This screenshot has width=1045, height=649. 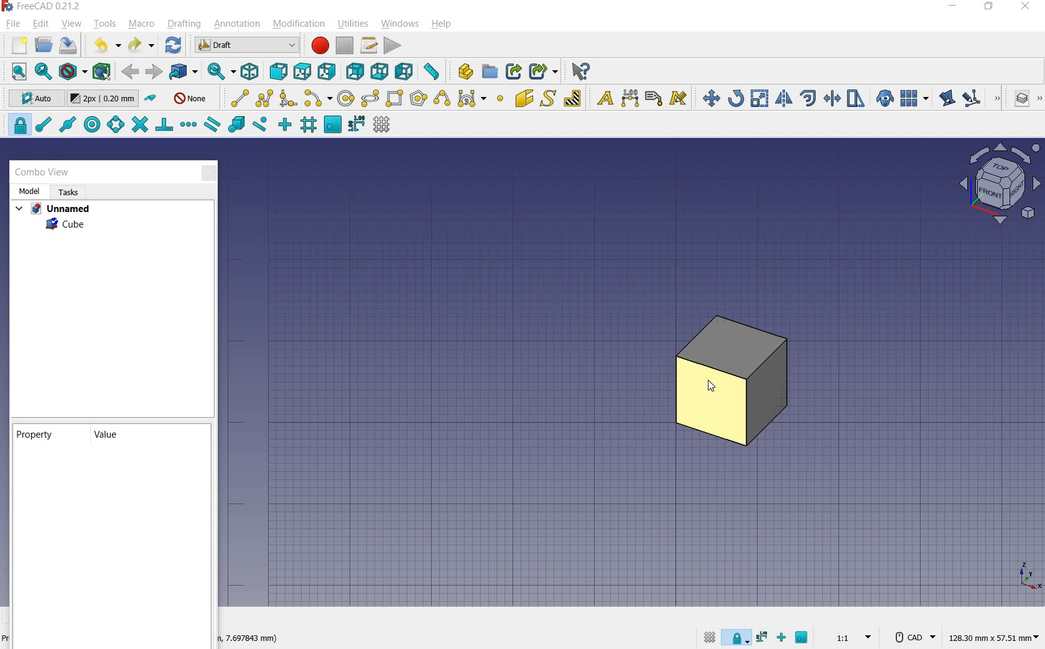 I want to click on facebinder, so click(x=523, y=98).